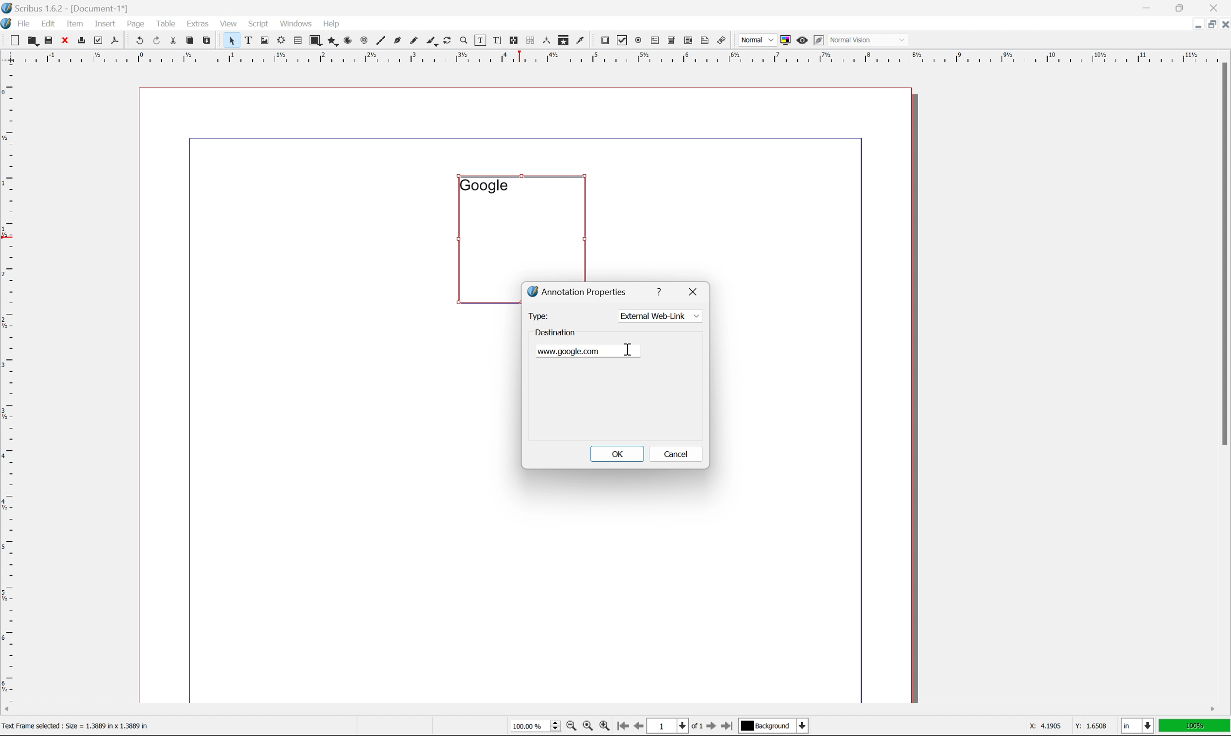 The height and width of the screenshot is (736, 1231). Describe the element at coordinates (705, 40) in the screenshot. I see `text annotation` at that location.